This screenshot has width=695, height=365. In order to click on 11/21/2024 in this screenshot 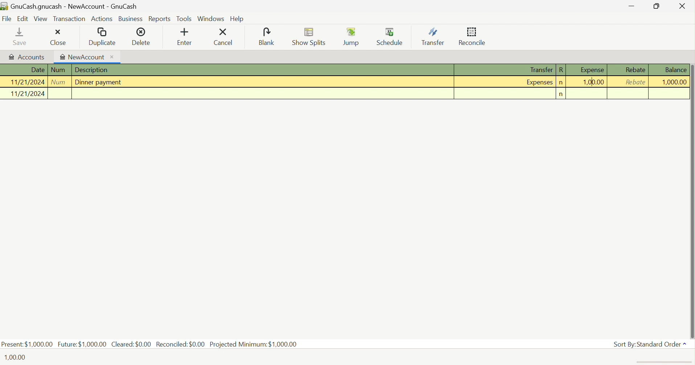, I will do `click(23, 94)`.